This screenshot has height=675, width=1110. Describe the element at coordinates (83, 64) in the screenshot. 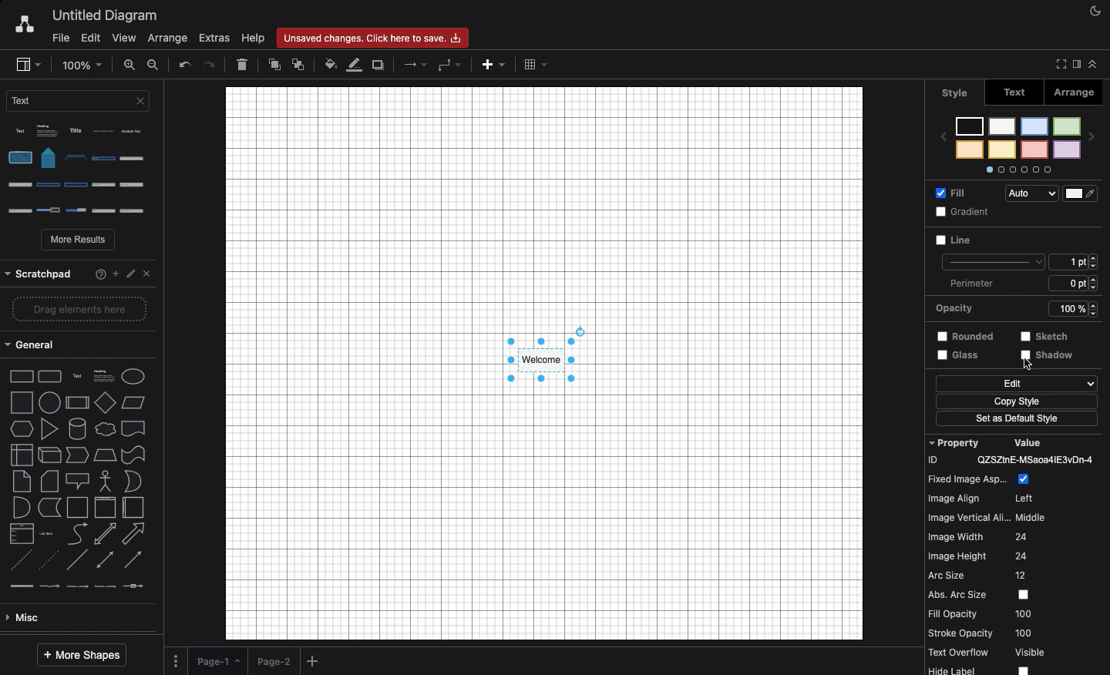

I see `Zoom` at that location.